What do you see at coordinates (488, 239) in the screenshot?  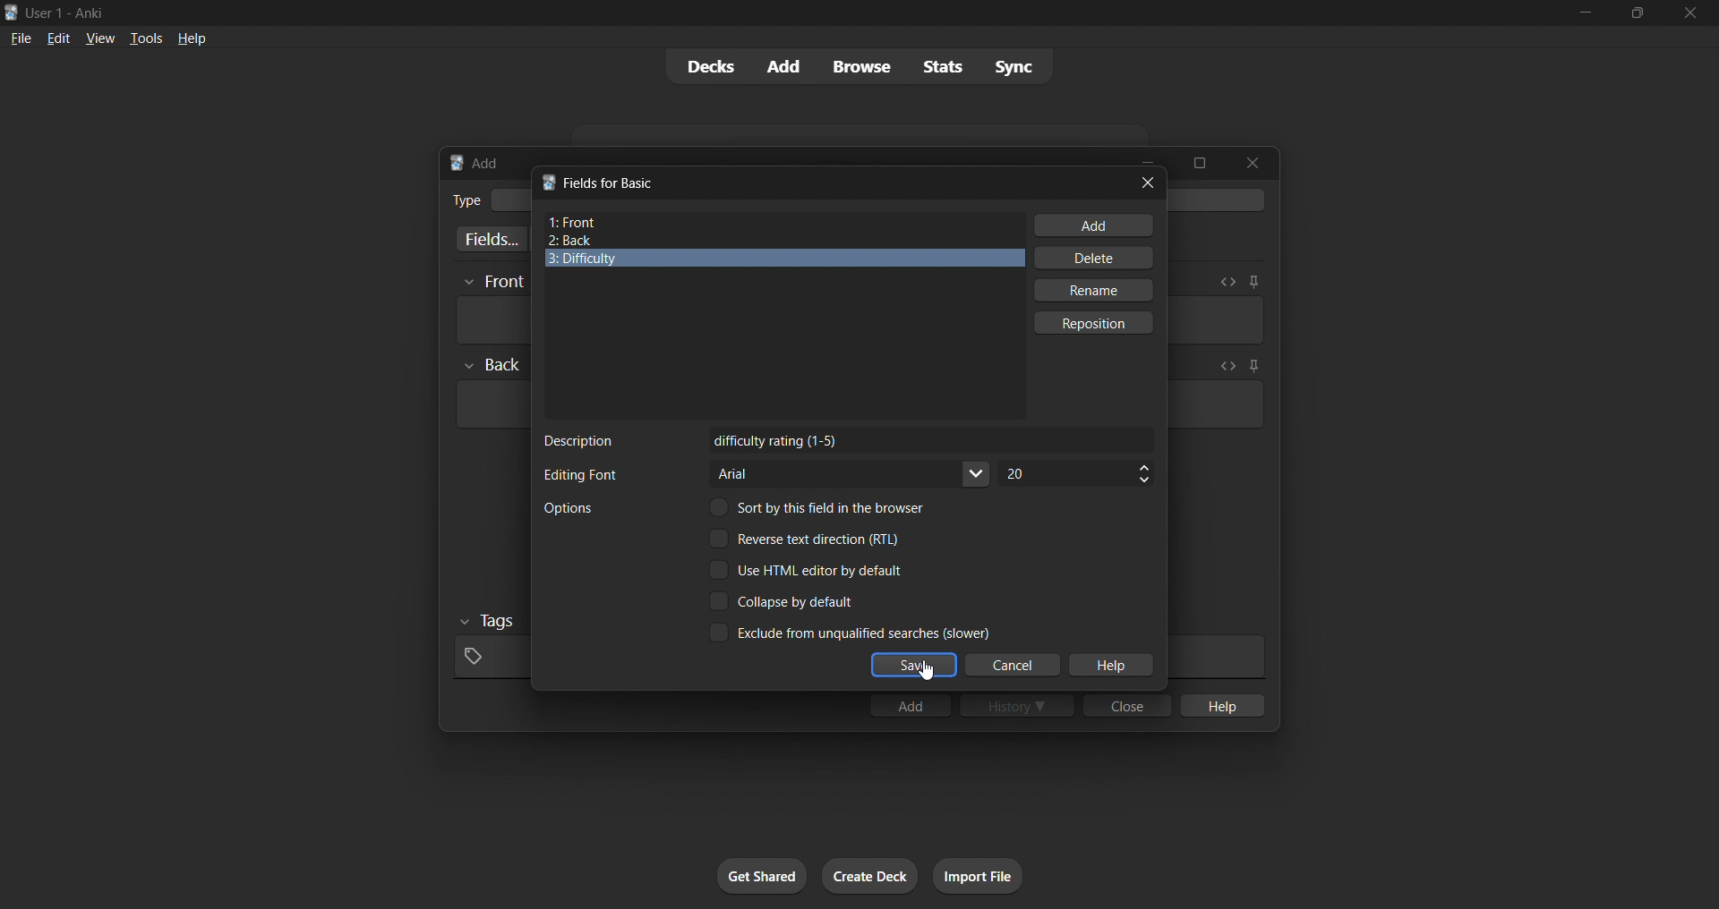 I see `customize fields` at bounding box center [488, 239].